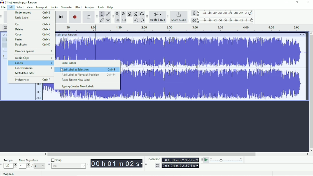 This screenshot has width=313, height=176. I want to click on Metadata Editor, so click(26, 73).